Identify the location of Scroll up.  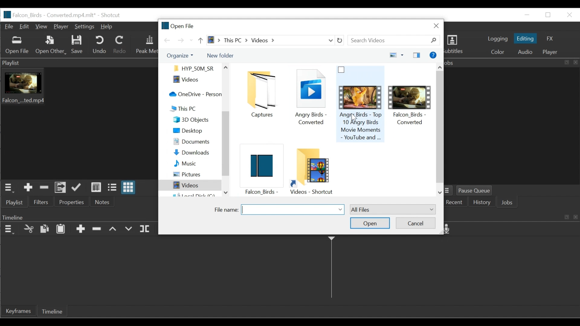
(226, 67).